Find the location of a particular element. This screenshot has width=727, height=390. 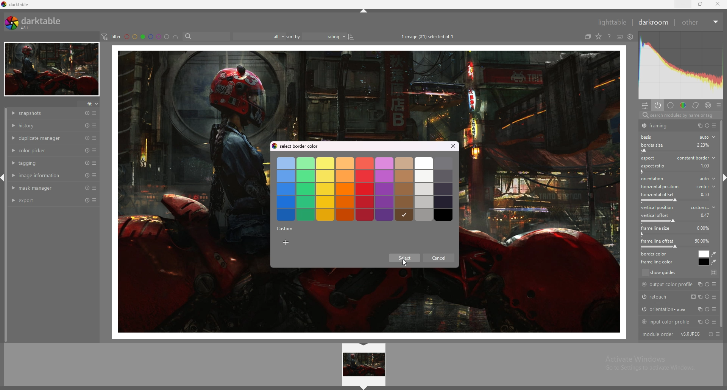

reset is located at coordinates (87, 188).